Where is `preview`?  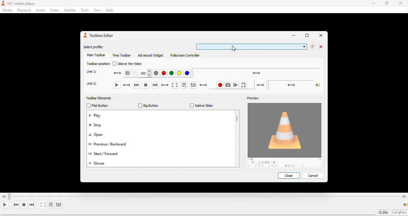 preview is located at coordinates (251, 99).